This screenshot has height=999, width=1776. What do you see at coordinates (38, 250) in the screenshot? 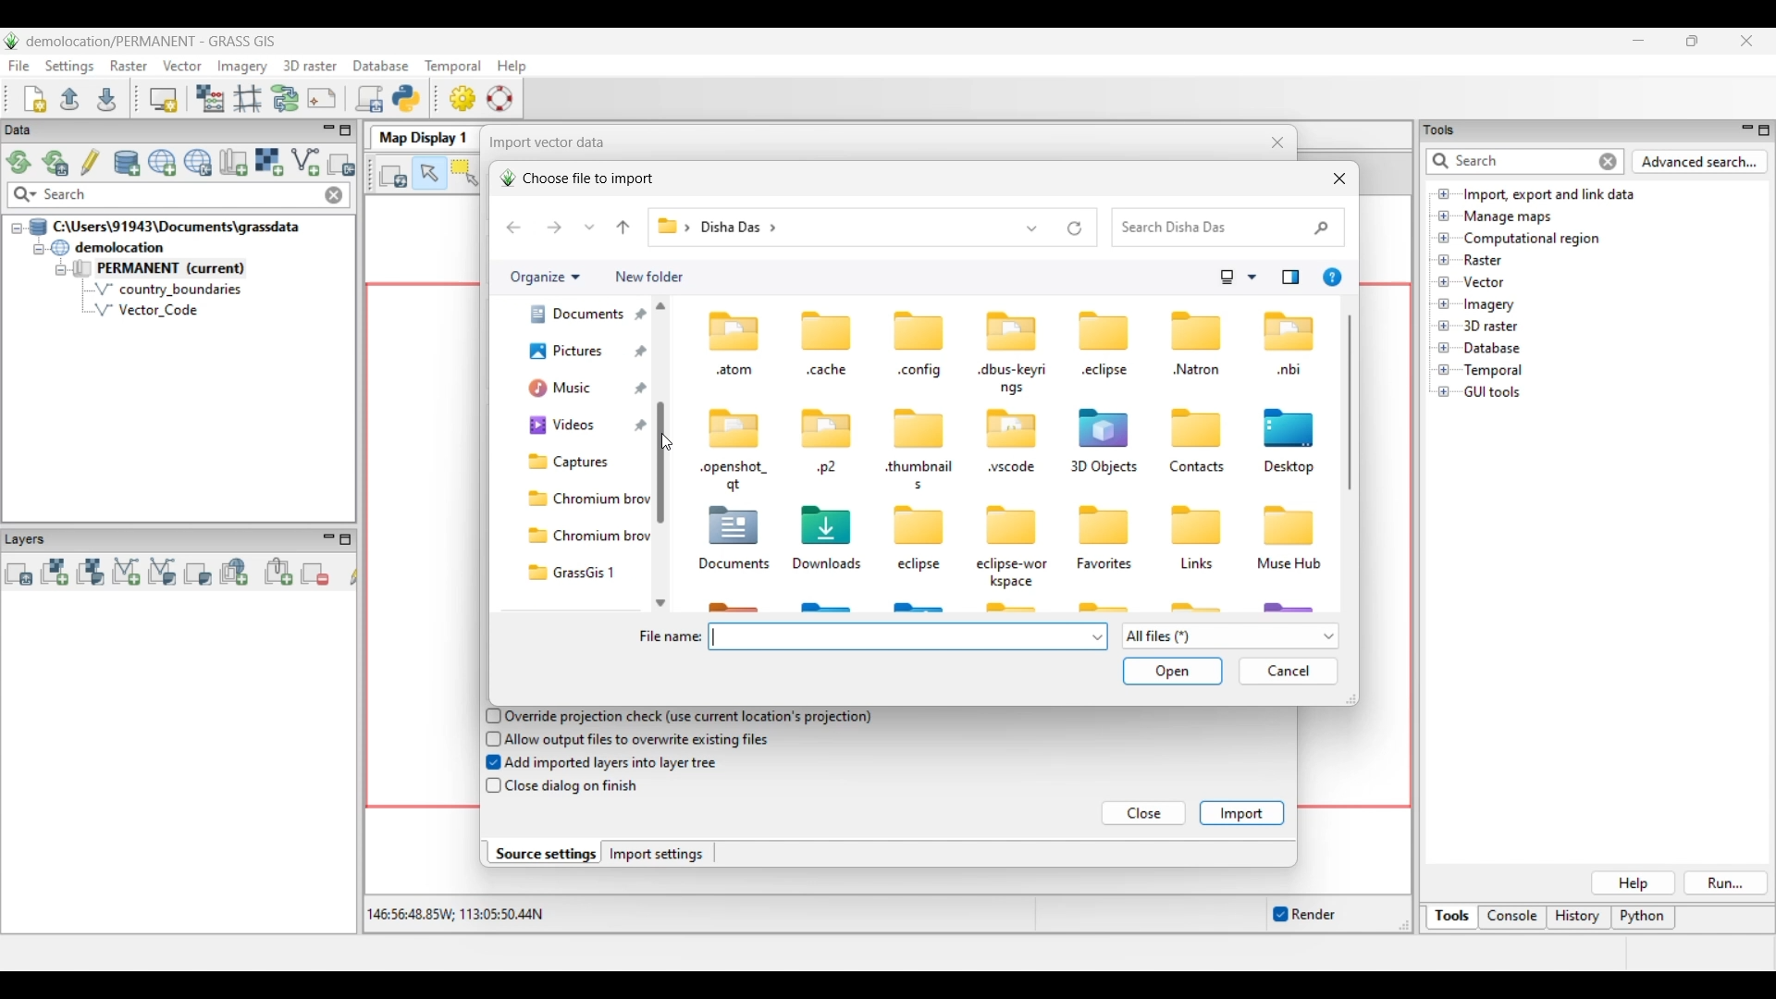
I see `Collapse demolition` at bounding box center [38, 250].